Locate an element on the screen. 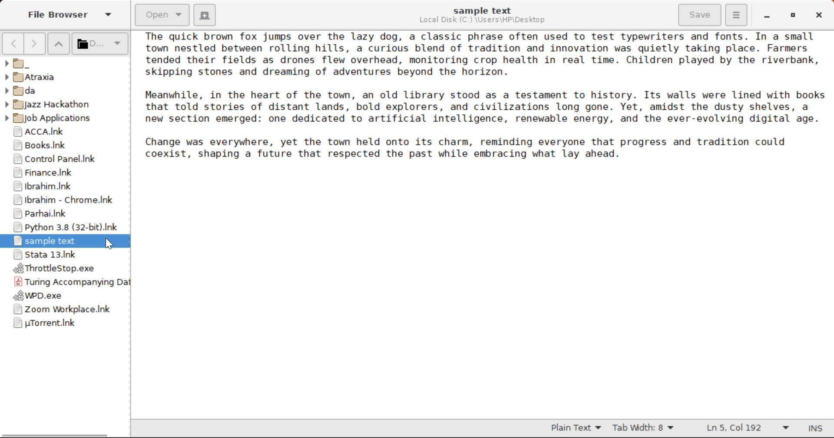 The width and height of the screenshot is (834, 438). WPD Application is located at coordinates (65, 296).